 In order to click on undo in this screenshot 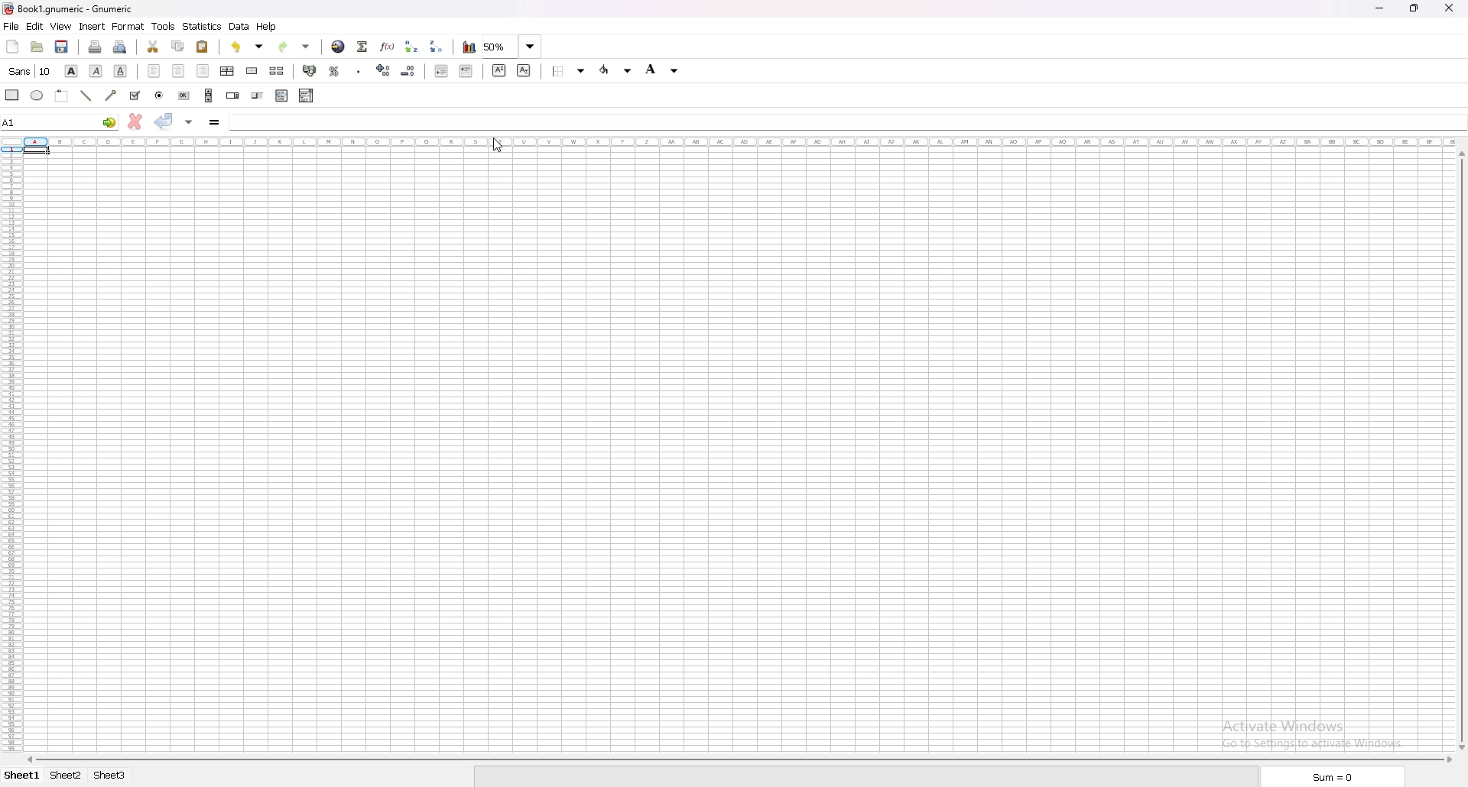, I will do `click(236, 47)`.